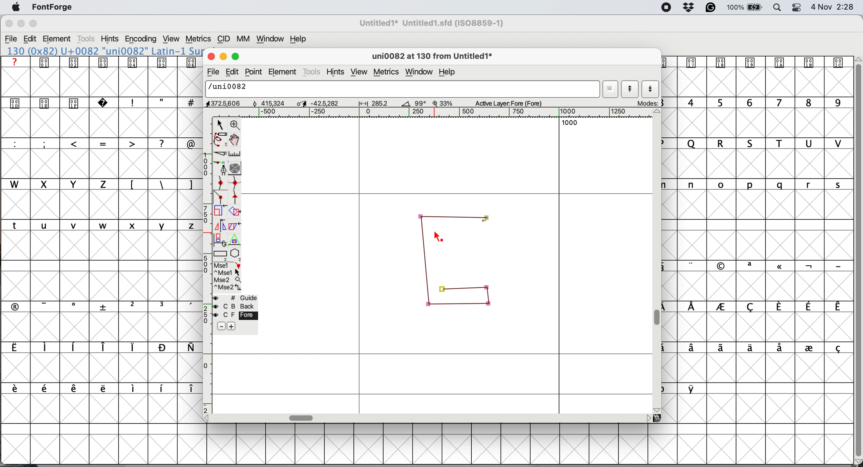  I want to click on lowercase letters, so click(763, 185).